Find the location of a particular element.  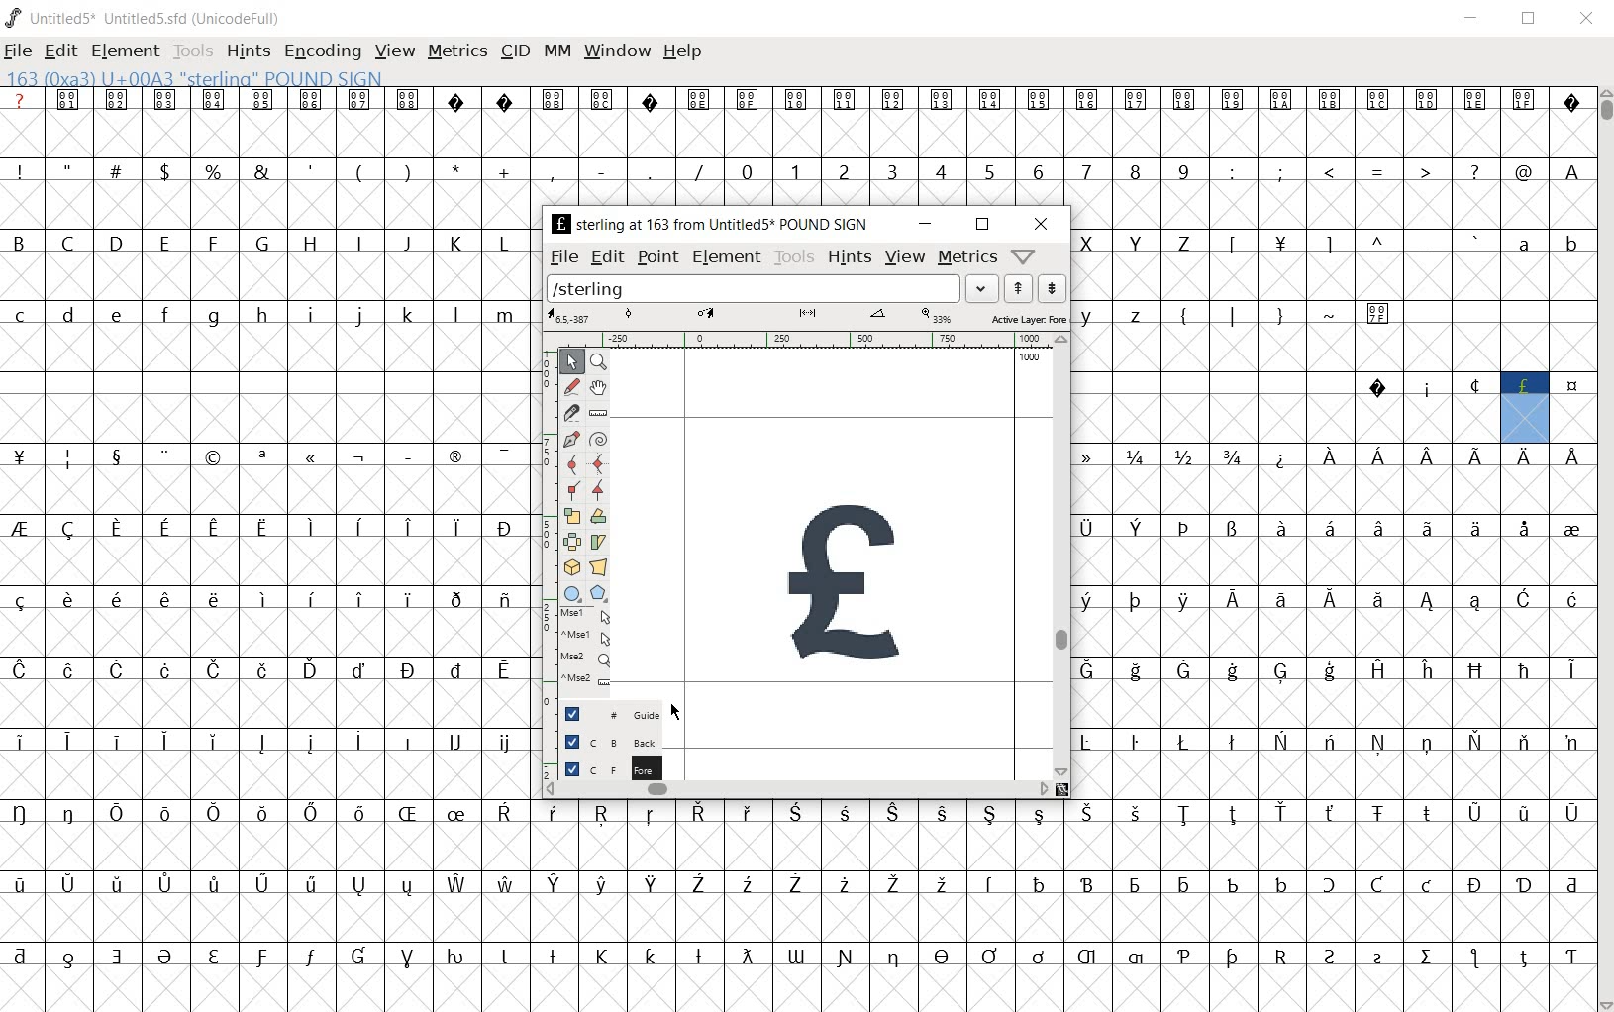

Symbol is located at coordinates (1331, 103).